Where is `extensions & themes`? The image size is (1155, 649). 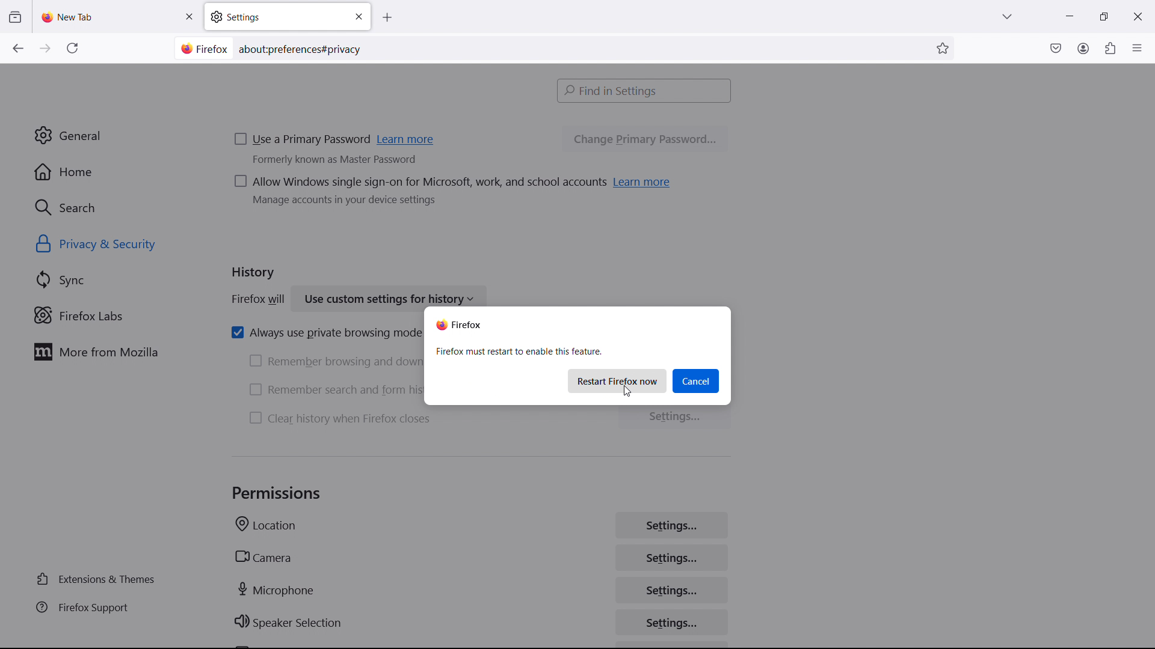 extensions & themes is located at coordinates (99, 579).